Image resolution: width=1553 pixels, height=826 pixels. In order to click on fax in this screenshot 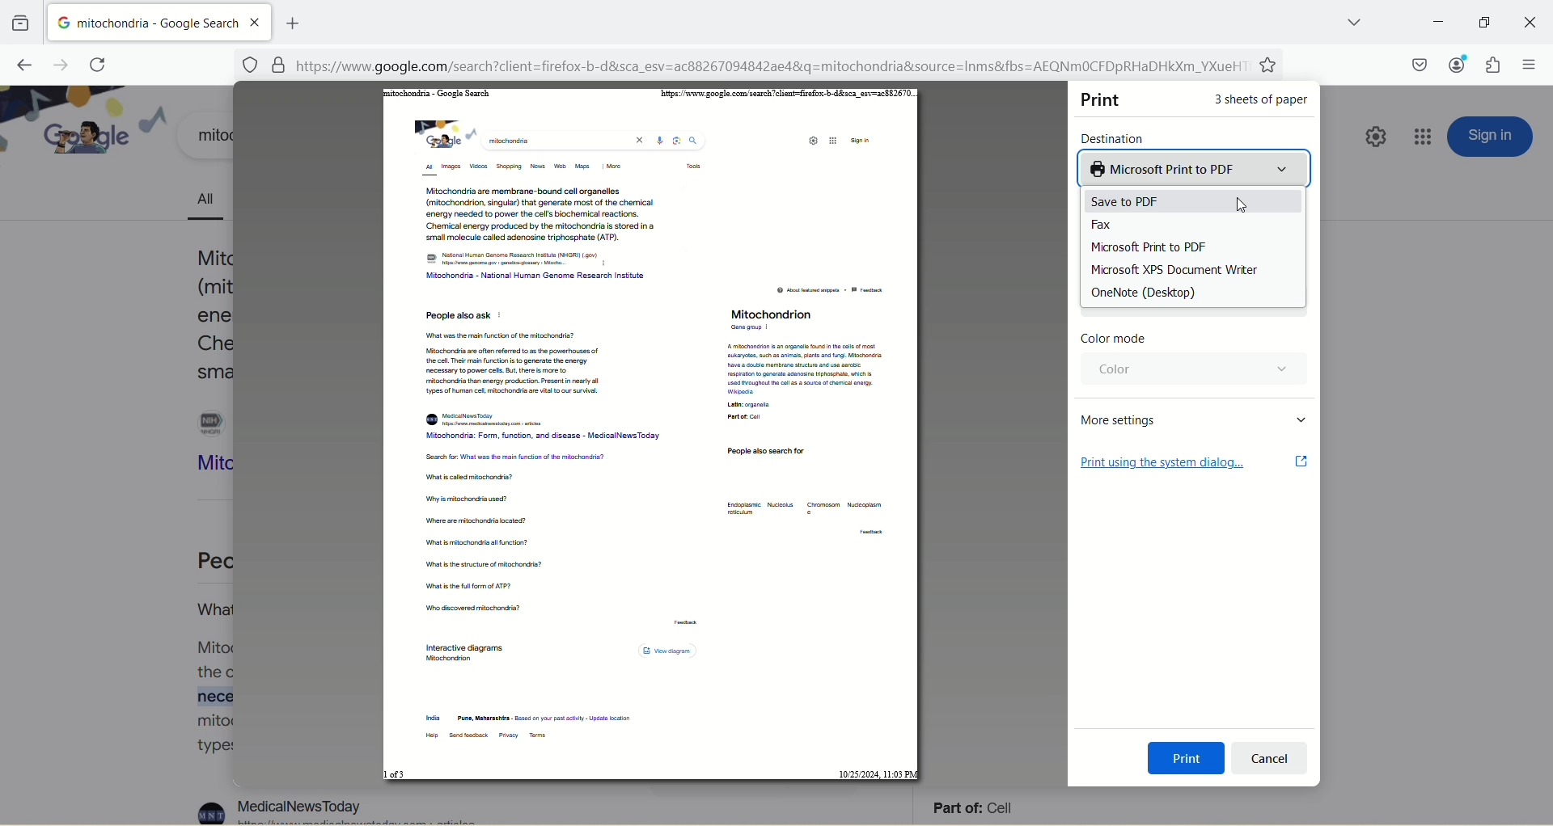, I will do `click(1195, 224)`.